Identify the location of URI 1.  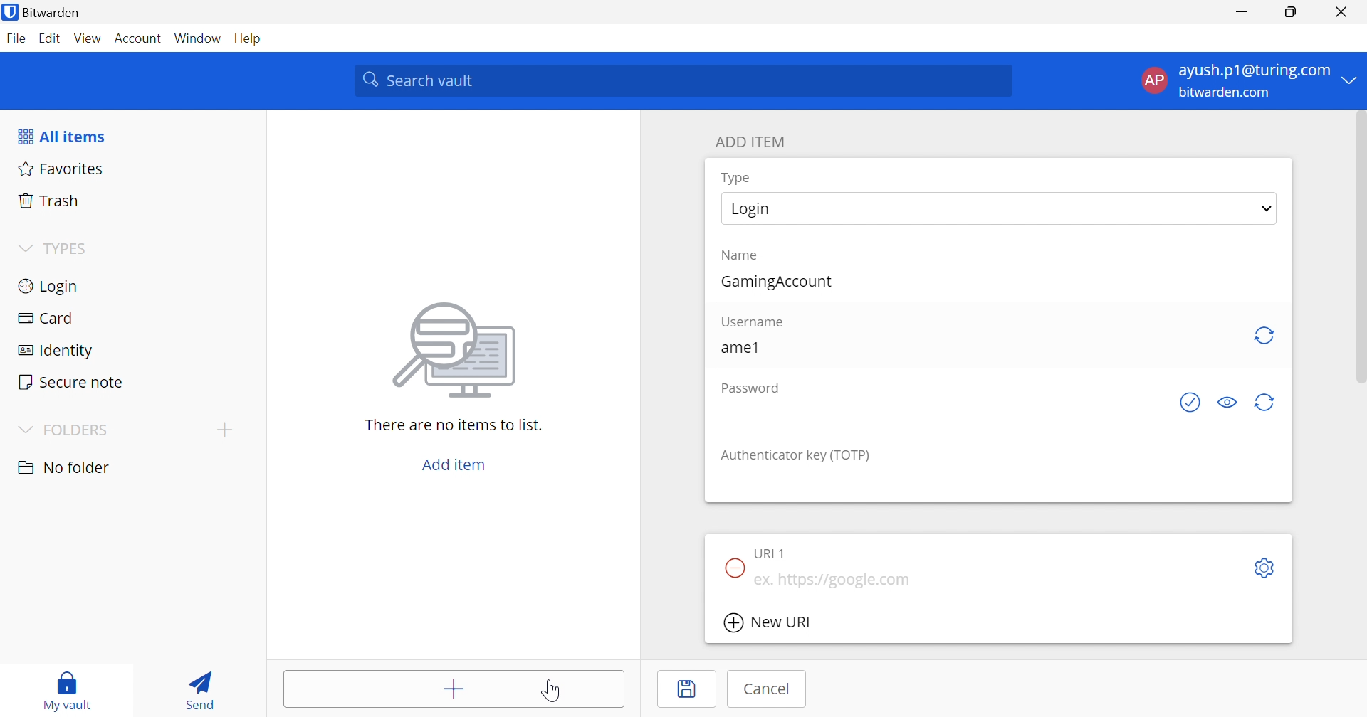
(775, 553).